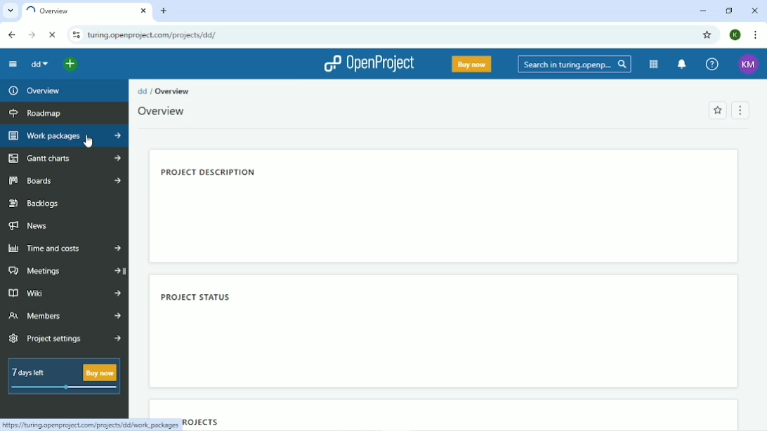 The image size is (767, 431). What do you see at coordinates (141, 91) in the screenshot?
I see `dd` at bounding box center [141, 91].